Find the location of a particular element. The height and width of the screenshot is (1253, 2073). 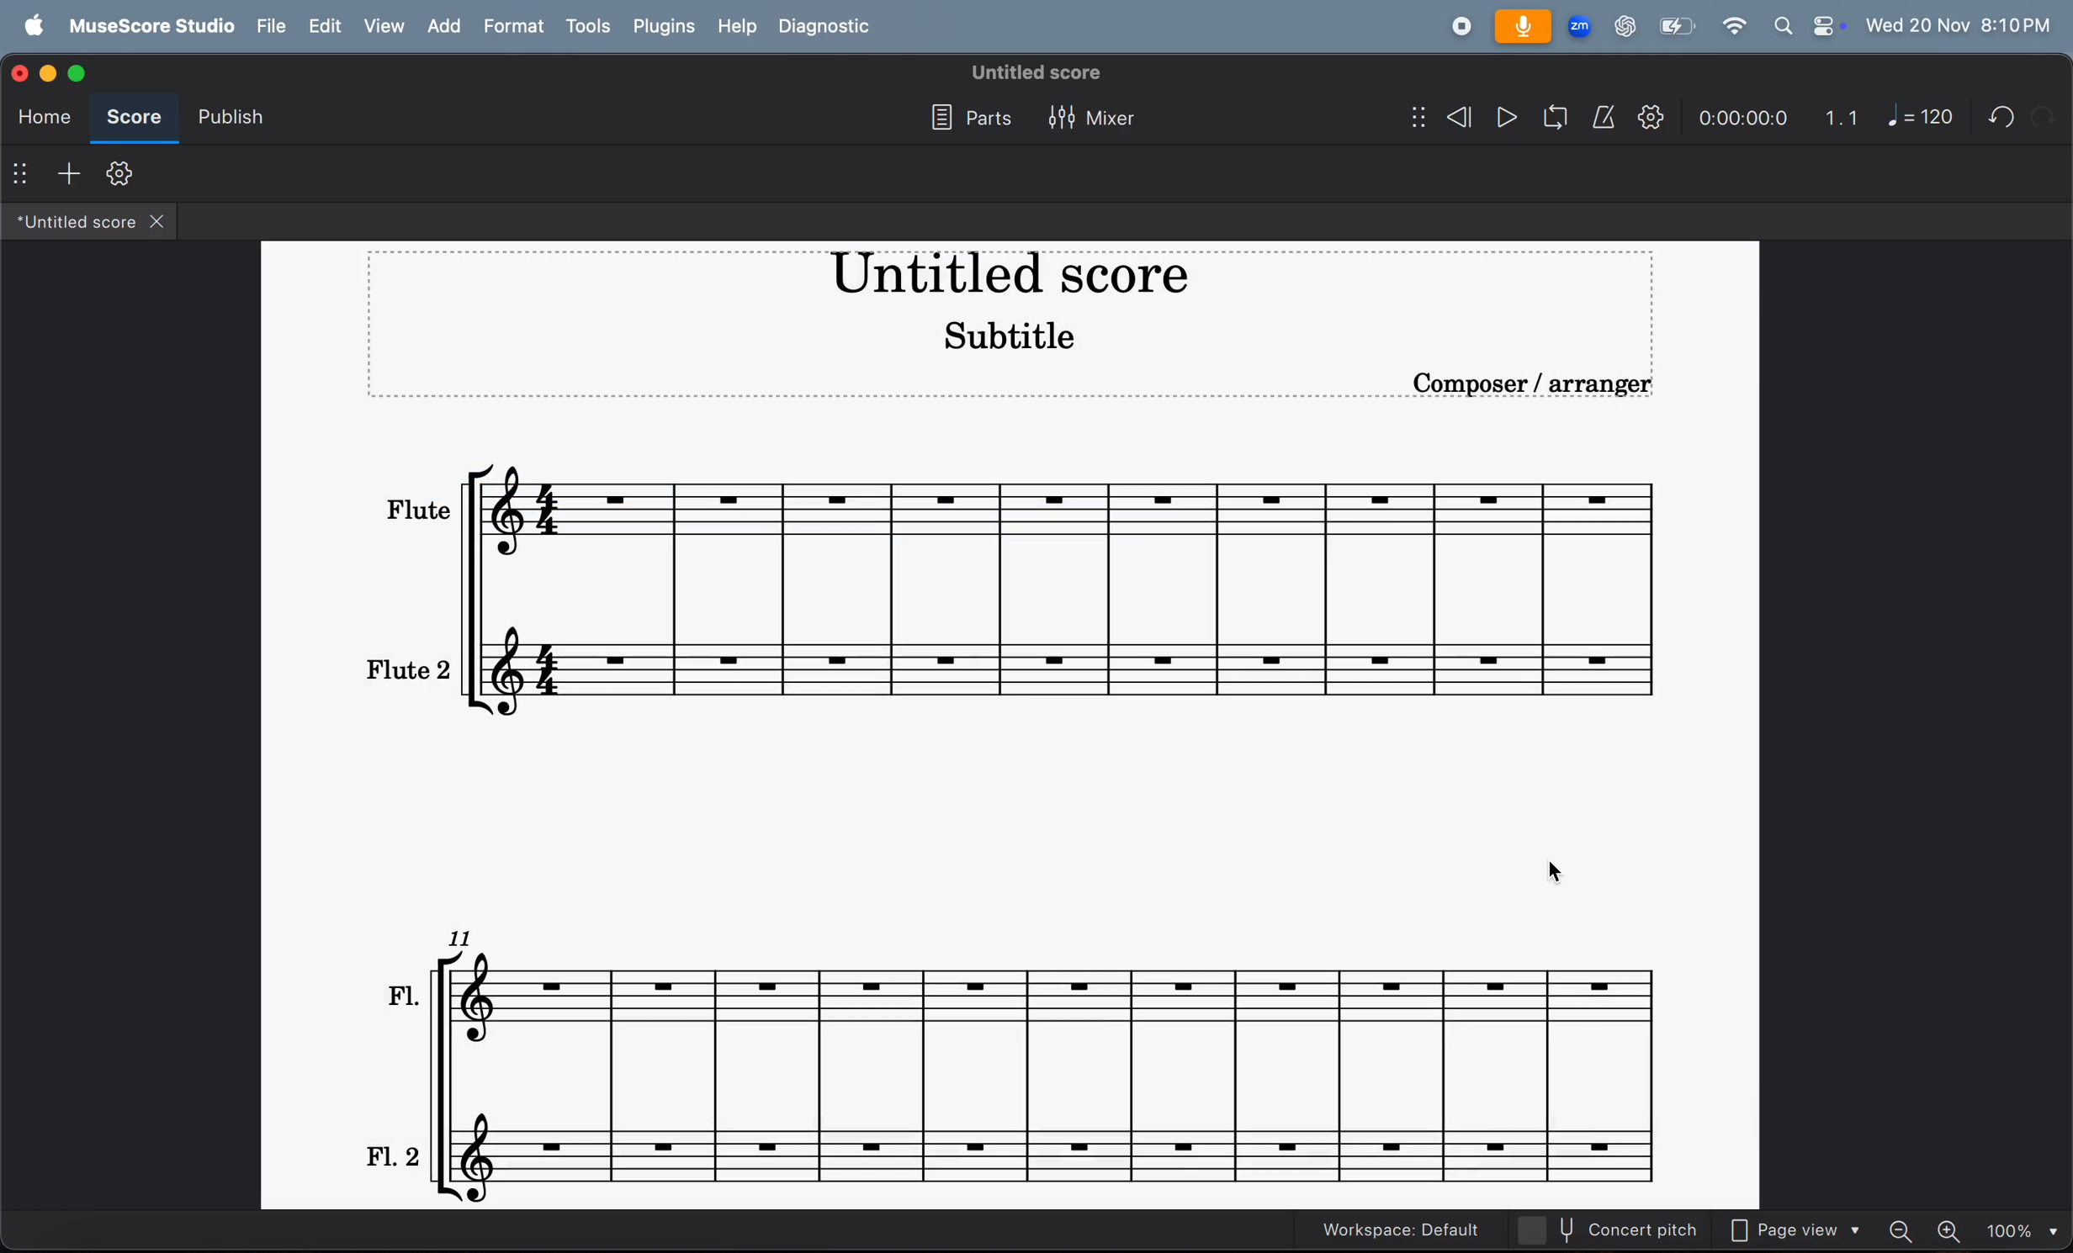

compose/arranger is located at coordinates (1474, 384).